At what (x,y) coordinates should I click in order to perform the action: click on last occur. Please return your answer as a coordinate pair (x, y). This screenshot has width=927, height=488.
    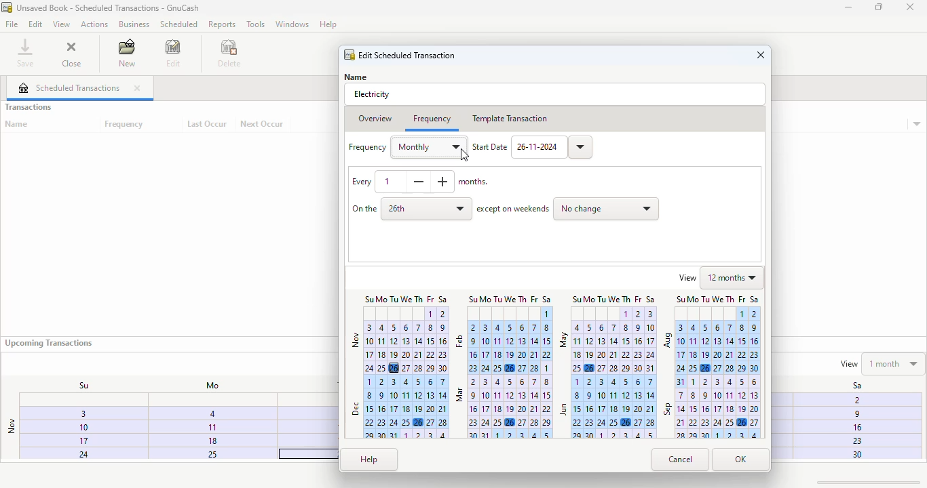
    Looking at the image, I should click on (207, 124).